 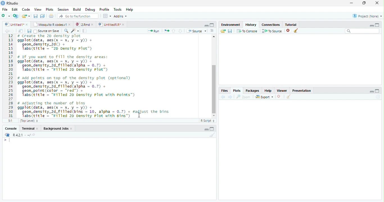 I want to click on 2Rmd, so click(x=82, y=24).